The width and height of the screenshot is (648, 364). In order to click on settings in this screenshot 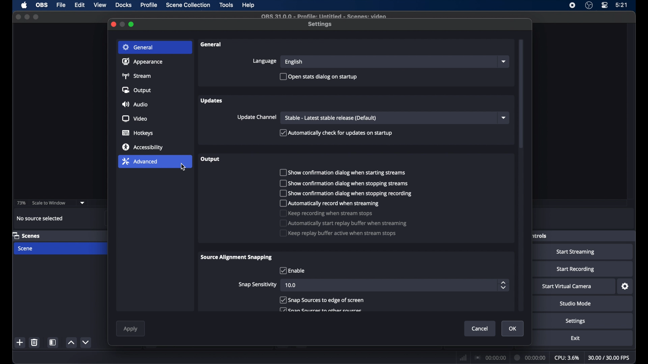, I will do `click(575, 322)`.